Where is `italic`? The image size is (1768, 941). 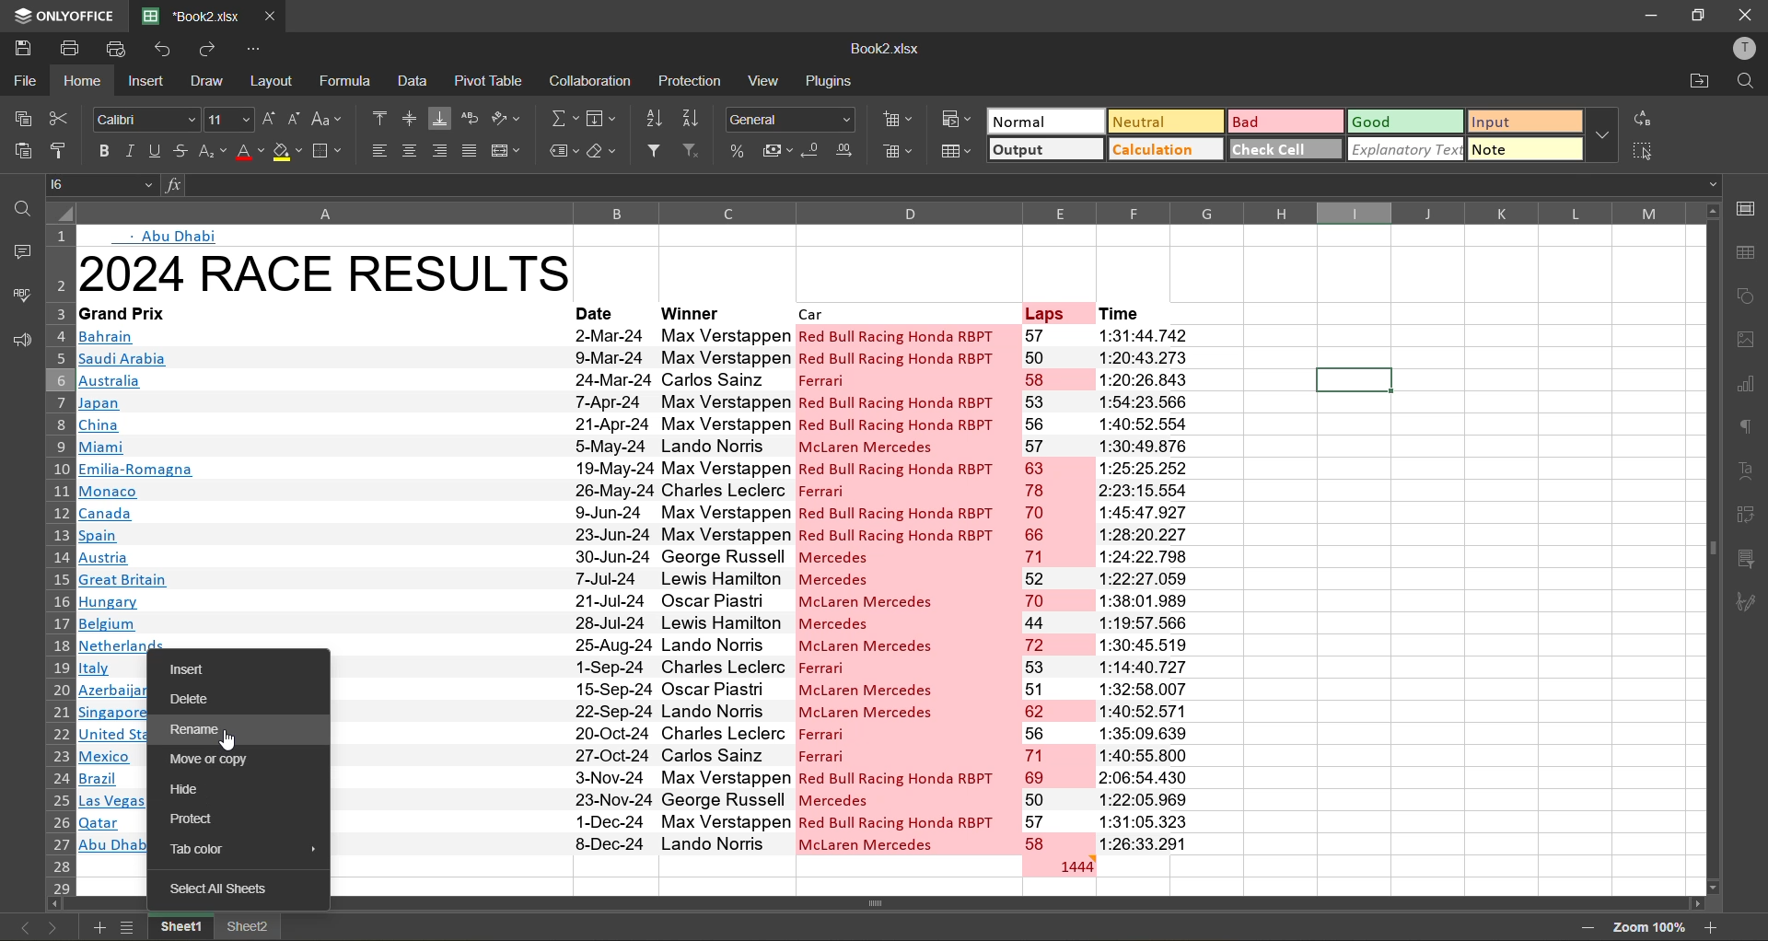 italic is located at coordinates (130, 150).